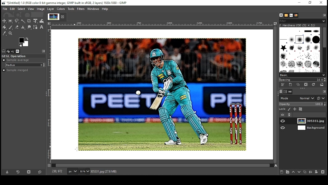 Image resolution: width=328 pixels, height=185 pixels. I want to click on colors, so click(61, 9).